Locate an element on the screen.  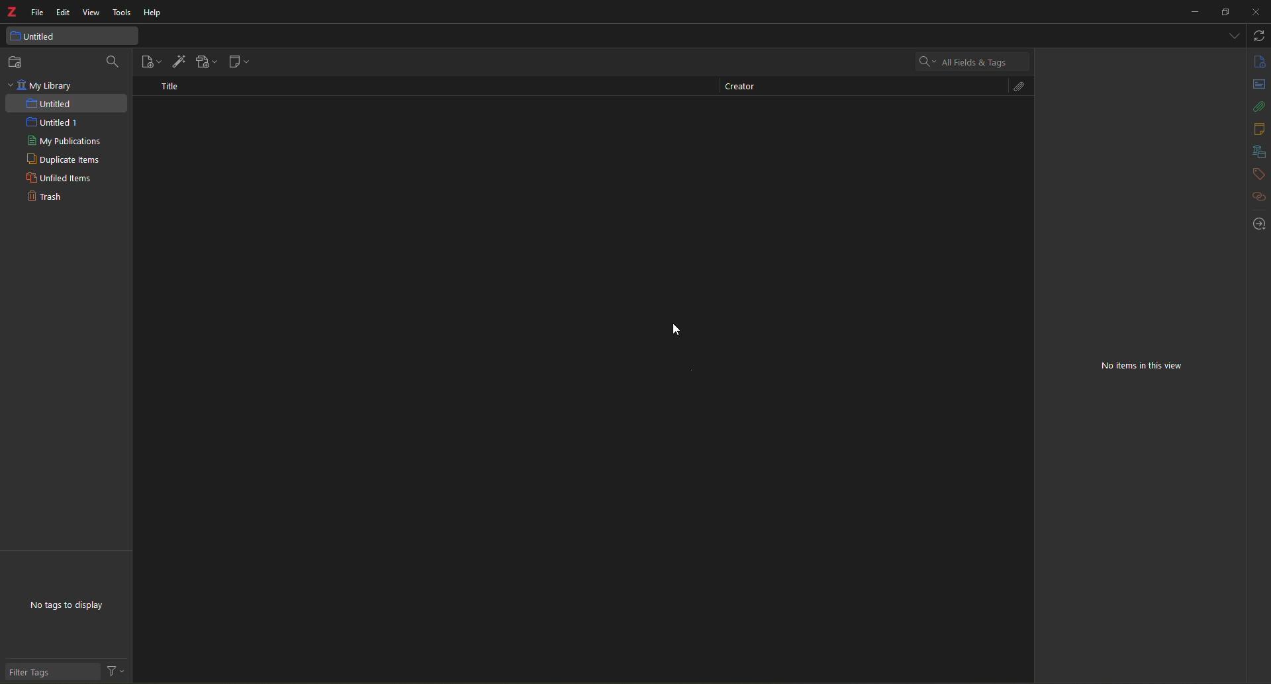
filter tags is located at coordinates (34, 672).